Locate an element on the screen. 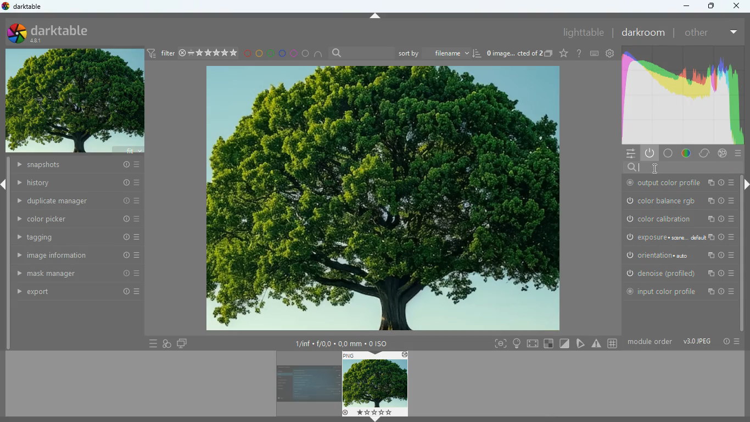 Image resolution: width=750 pixels, height=422 pixels. pink is located at coordinates (295, 54).